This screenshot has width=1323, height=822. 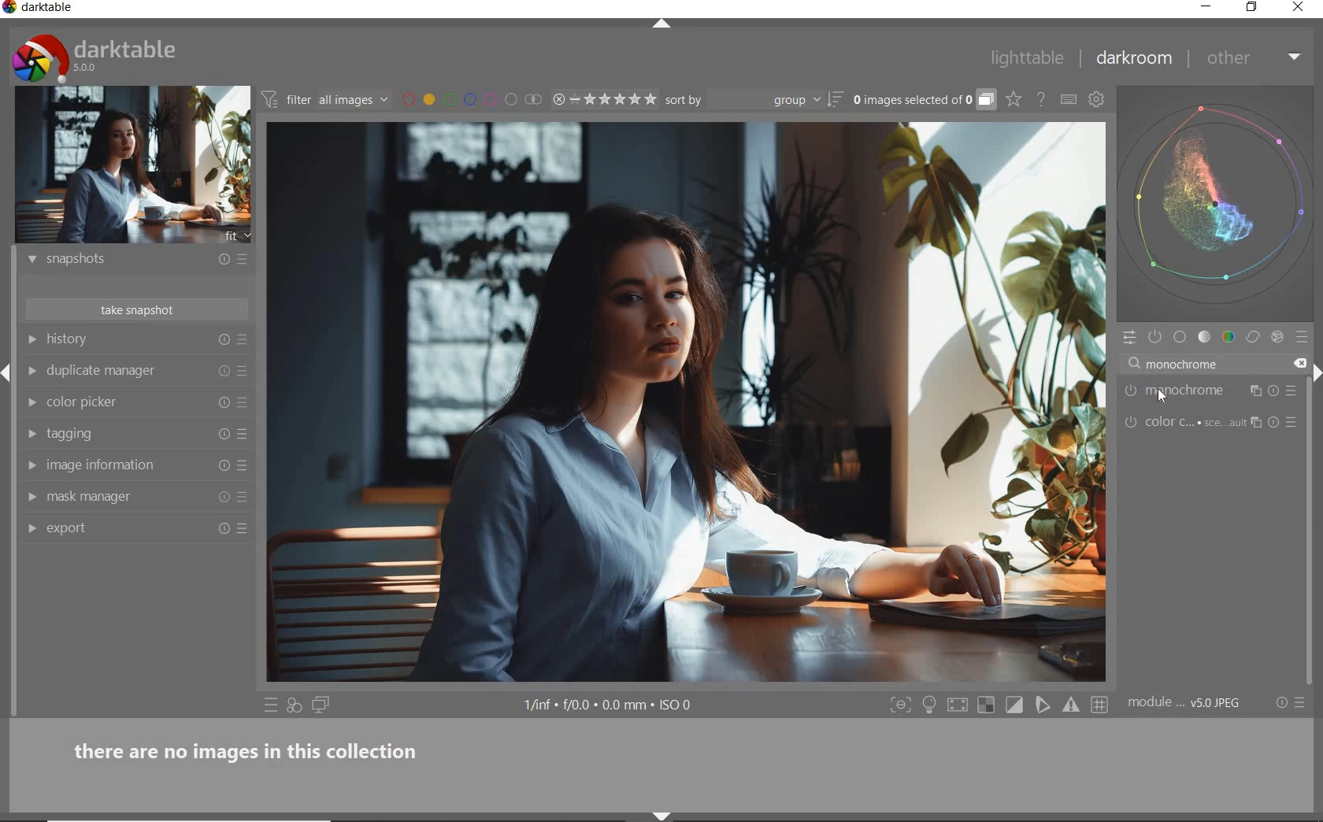 What do you see at coordinates (1156, 338) in the screenshot?
I see `show only active modules` at bounding box center [1156, 338].